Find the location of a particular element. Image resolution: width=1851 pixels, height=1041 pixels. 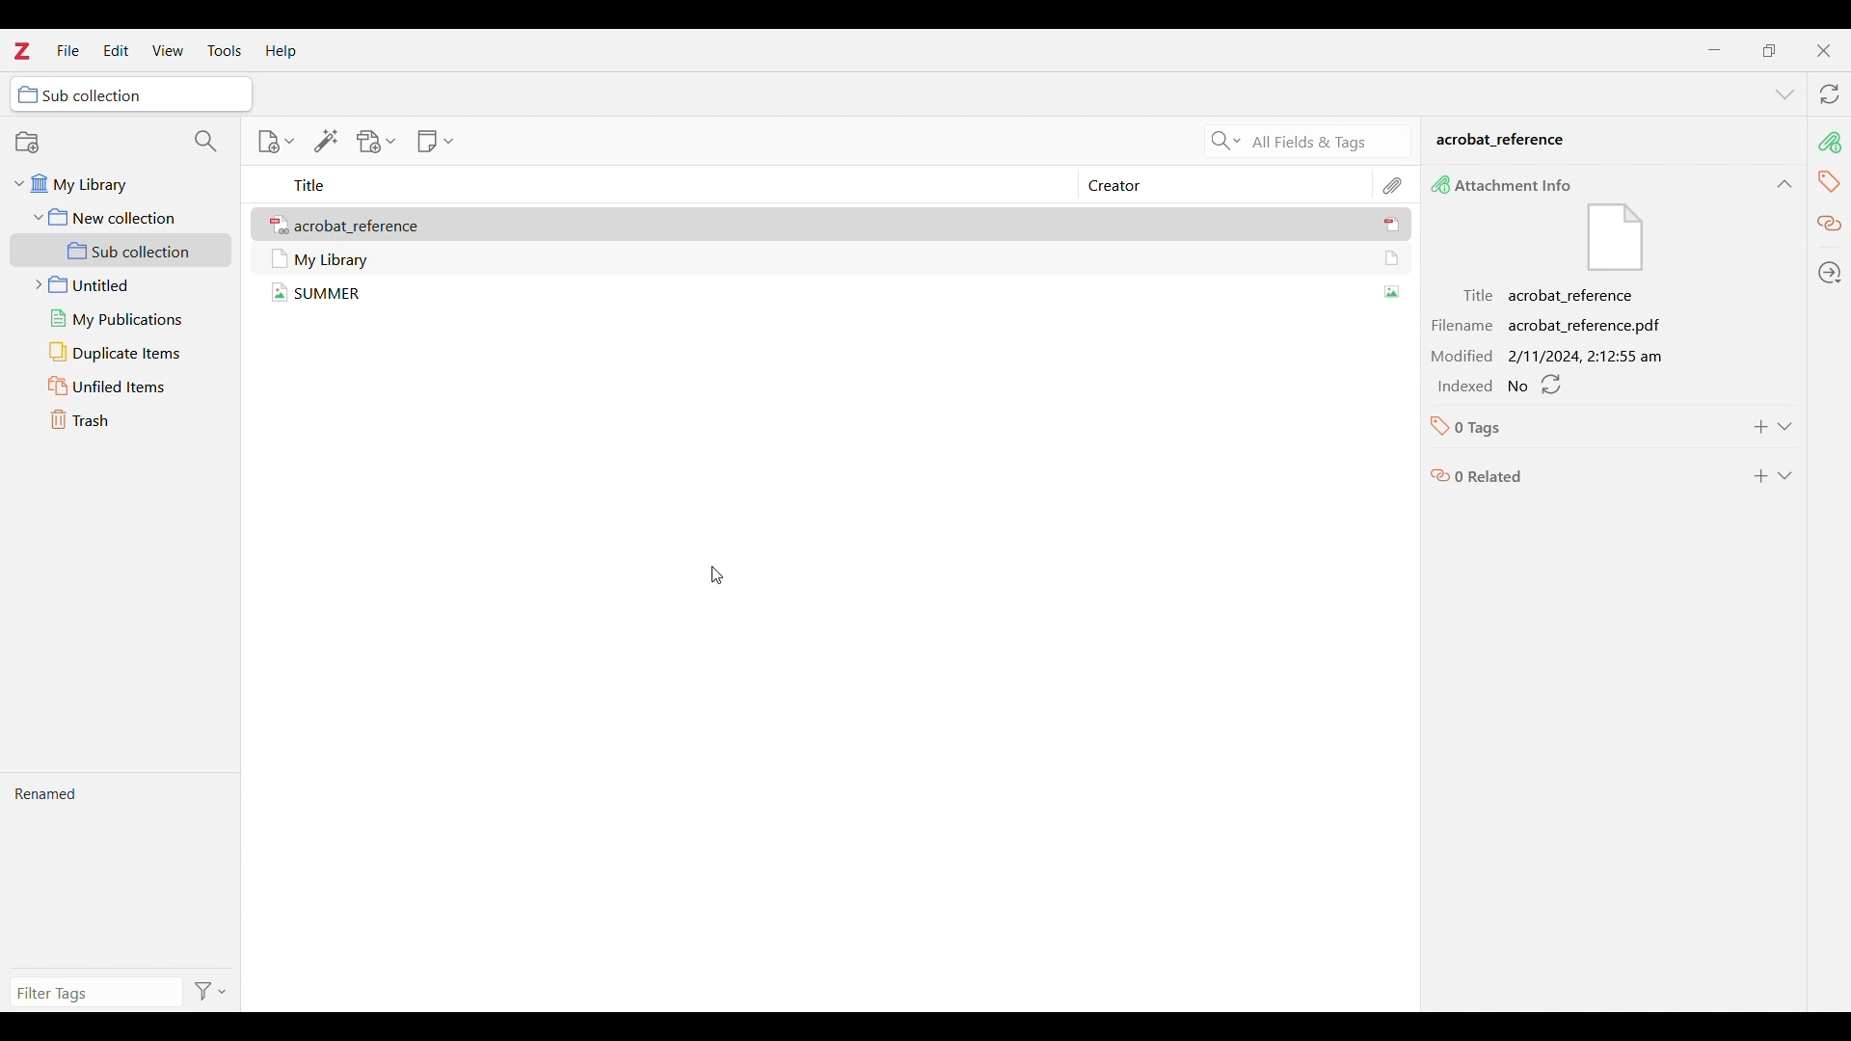

Software logo is located at coordinates (21, 50).